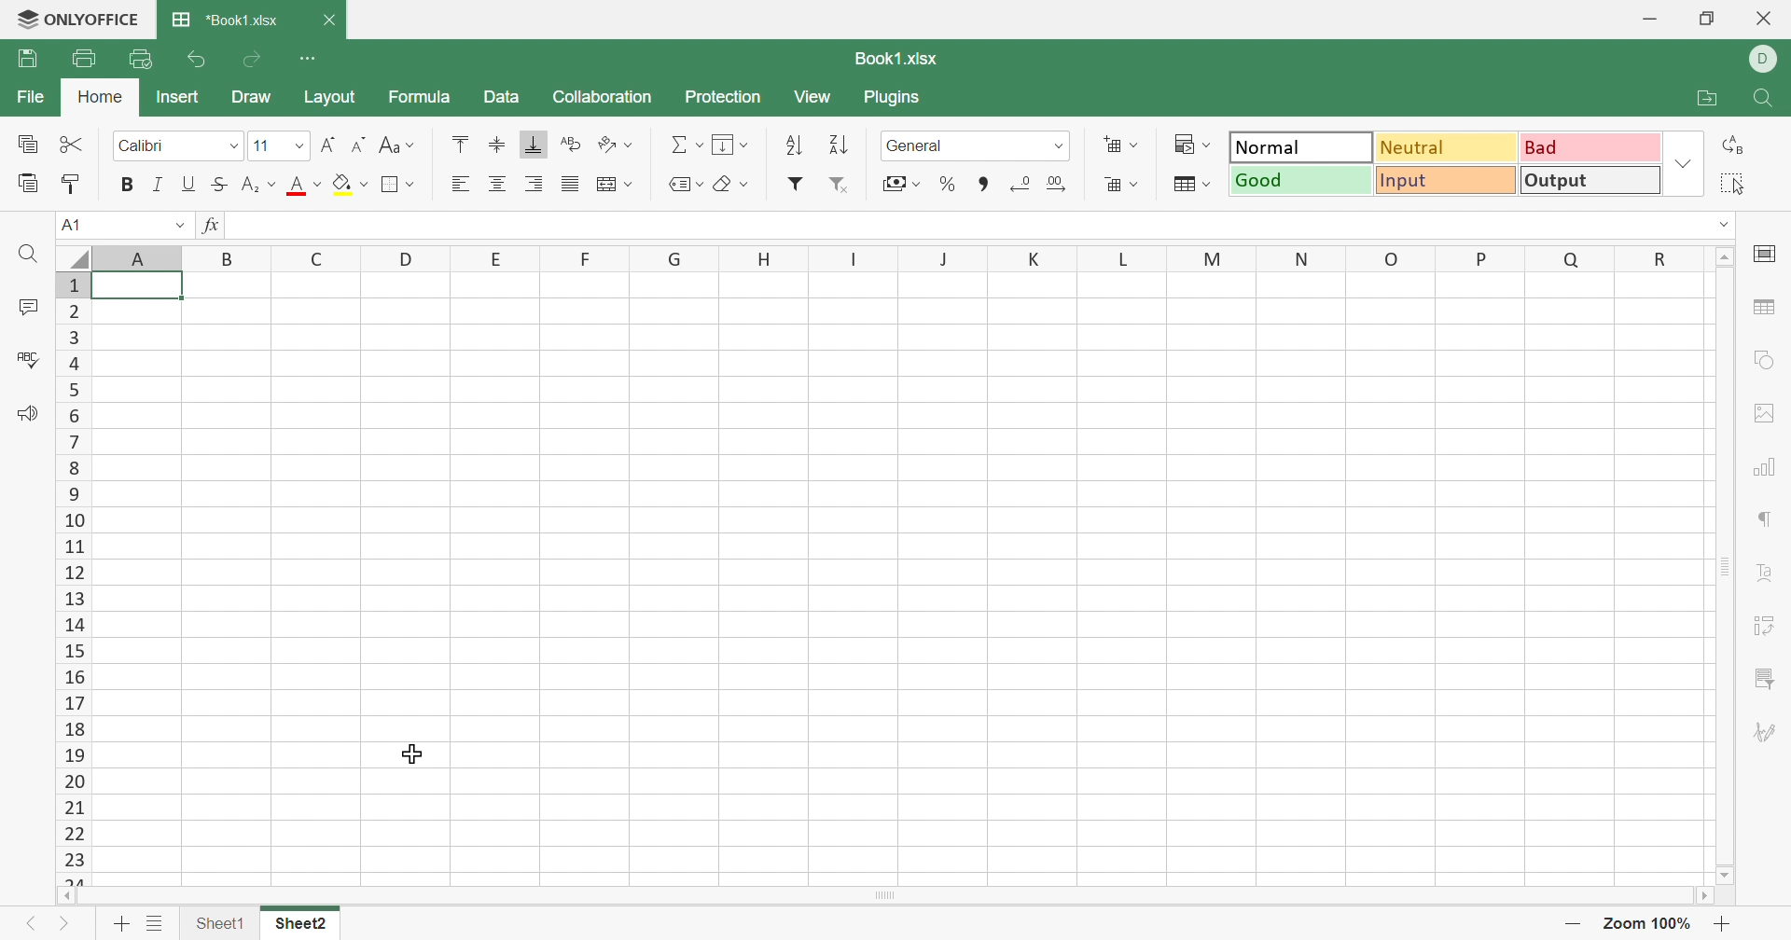  What do you see at coordinates (68, 312) in the screenshot?
I see `2` at bounding box center [68, 312].